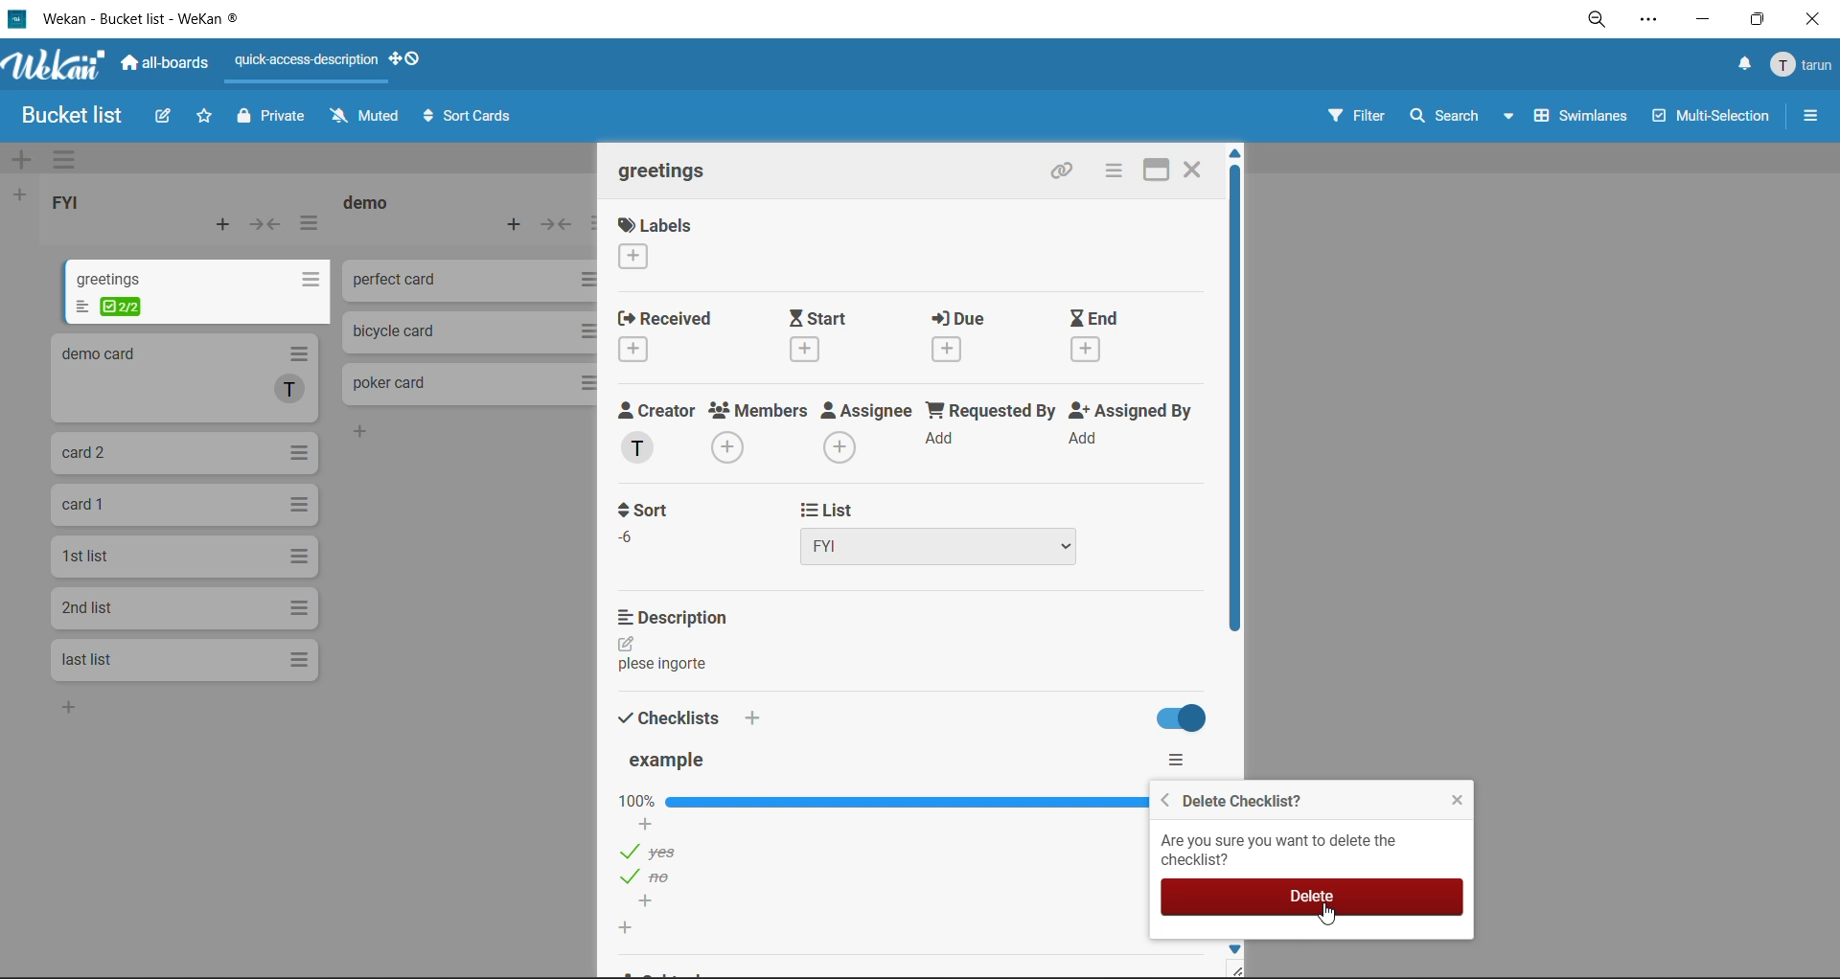 The width and height of the screenshot is (1840, 979). I want to click on assignee, so click(859, 432).